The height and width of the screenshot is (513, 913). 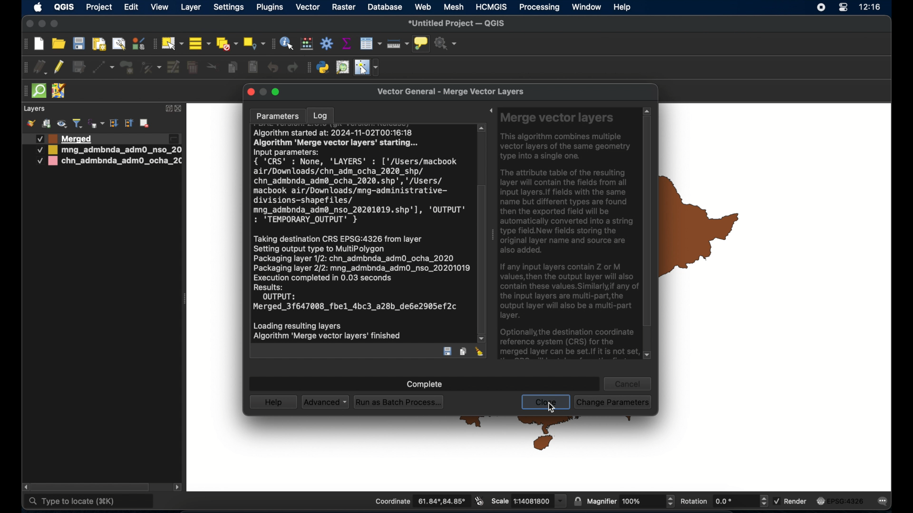 What do you see at coordinates (454, 7) in the screenshot?
I see `mesh` at bounding box center [454, 7].